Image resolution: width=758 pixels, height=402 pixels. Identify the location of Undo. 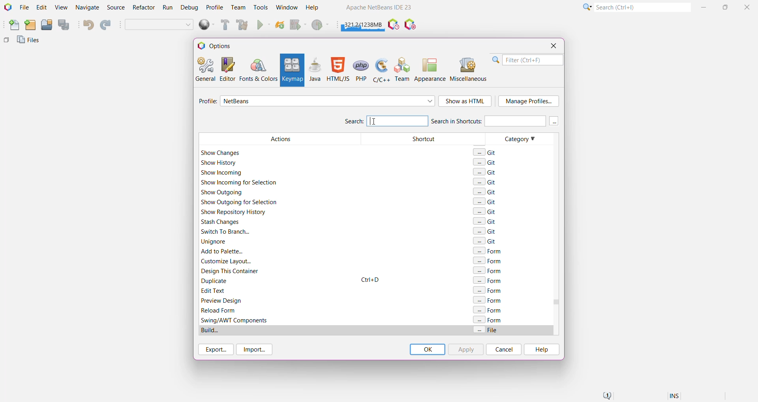
(88, 25).